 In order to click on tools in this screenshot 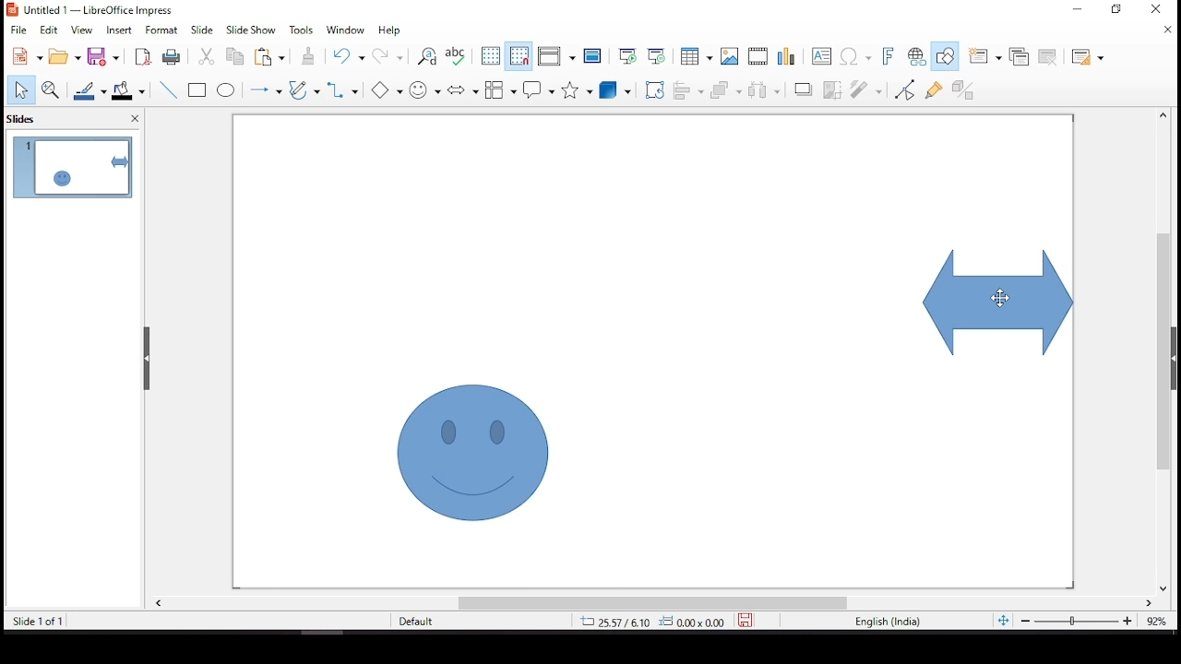, I will do `click(302, 30)`.